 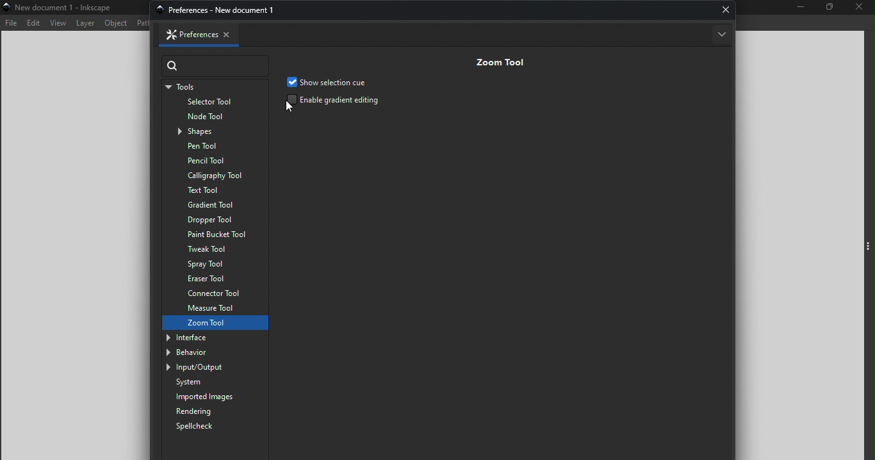 I want to click on Spray tool, so click(x=217, y=263).